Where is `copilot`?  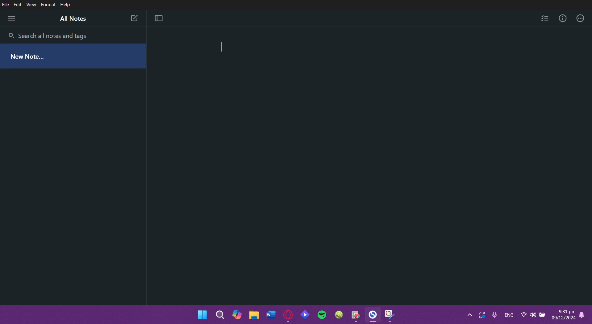 copilot is located at coordinates (237, 314).